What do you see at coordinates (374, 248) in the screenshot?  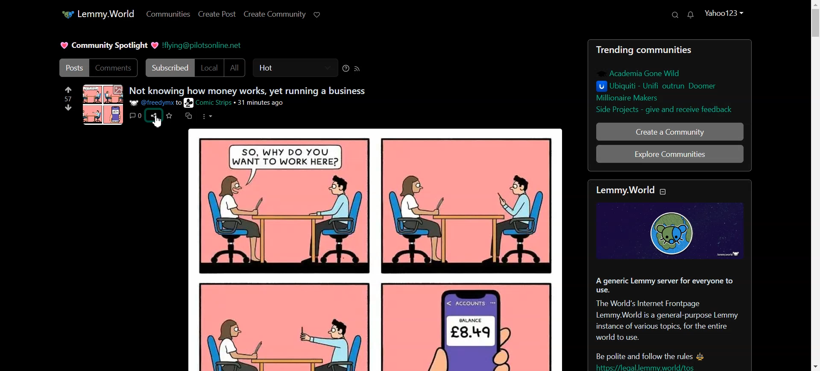 I see `Posts` at bounding box center [374, 248].